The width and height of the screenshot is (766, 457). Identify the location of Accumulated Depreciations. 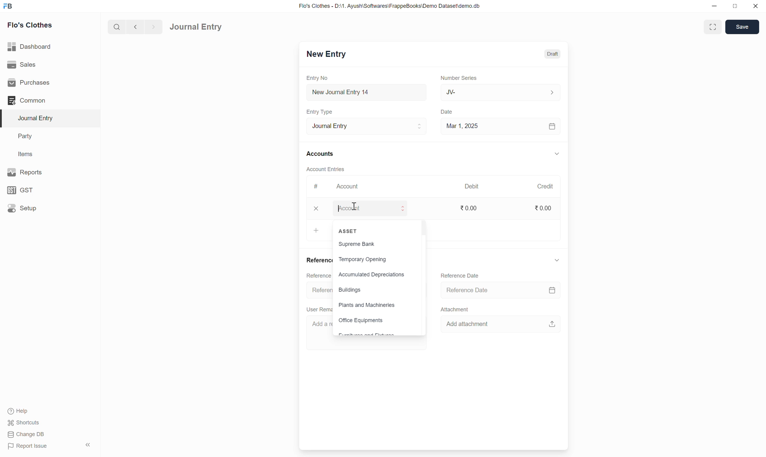
(372, 275).